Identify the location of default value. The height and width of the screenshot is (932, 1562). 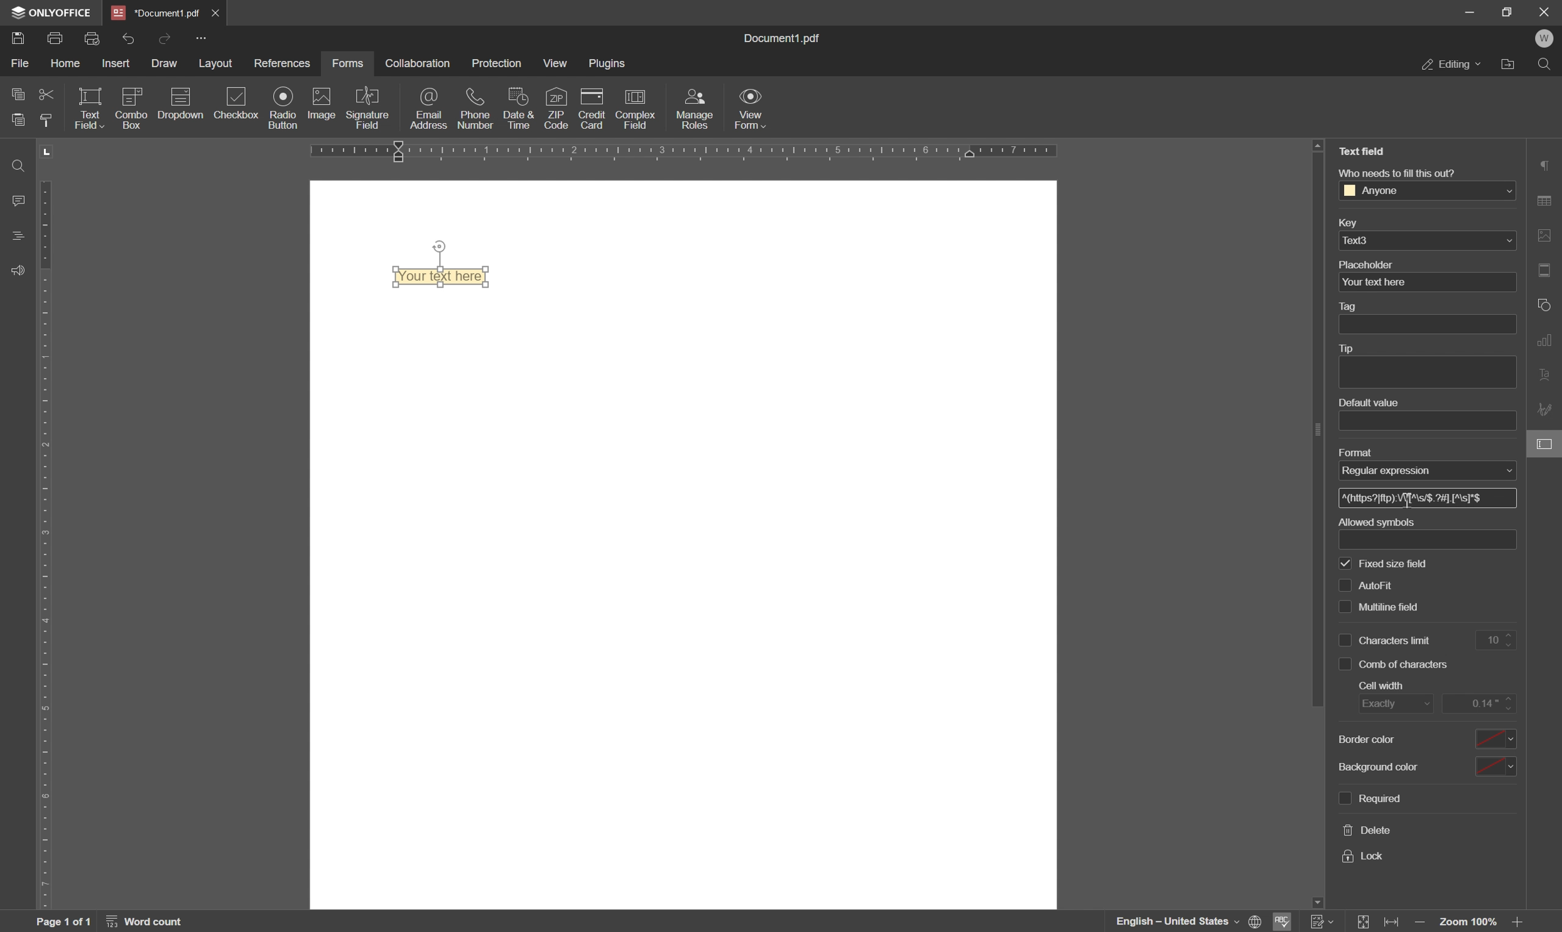
(1366, 403).